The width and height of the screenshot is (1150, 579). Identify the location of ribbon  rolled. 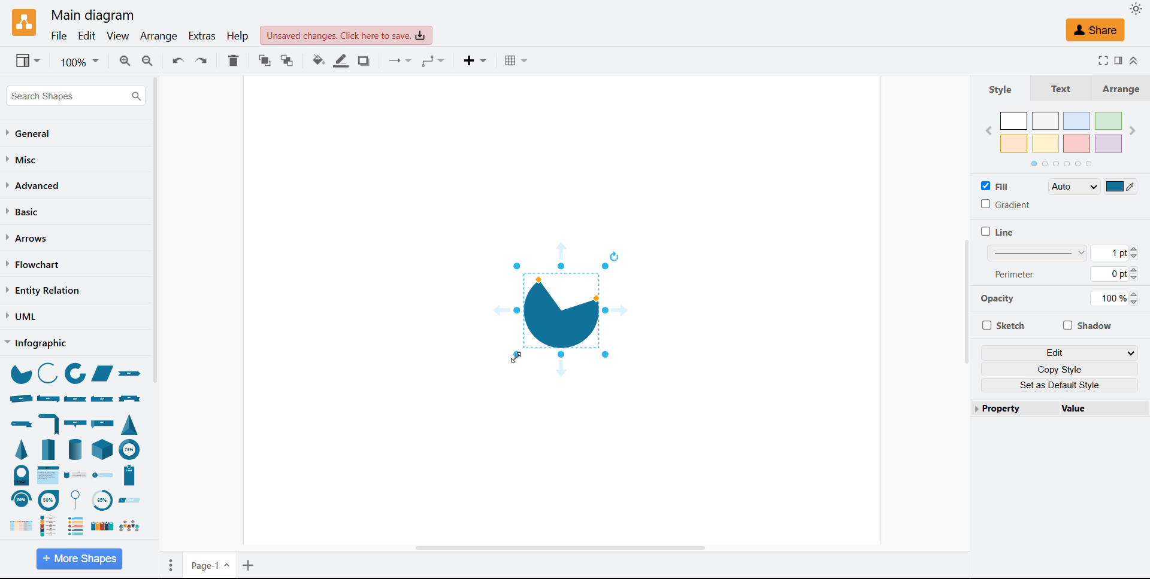
(20, 398).